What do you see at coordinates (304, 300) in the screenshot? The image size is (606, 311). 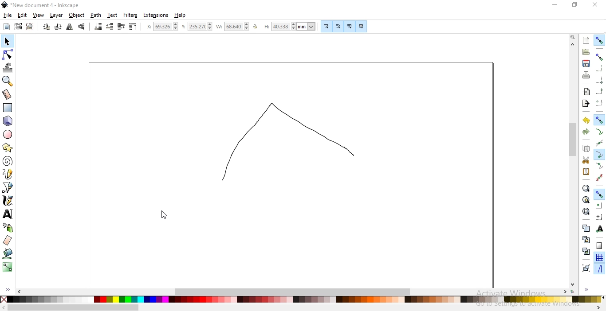 I see `color` at bounding box center [304, 300].